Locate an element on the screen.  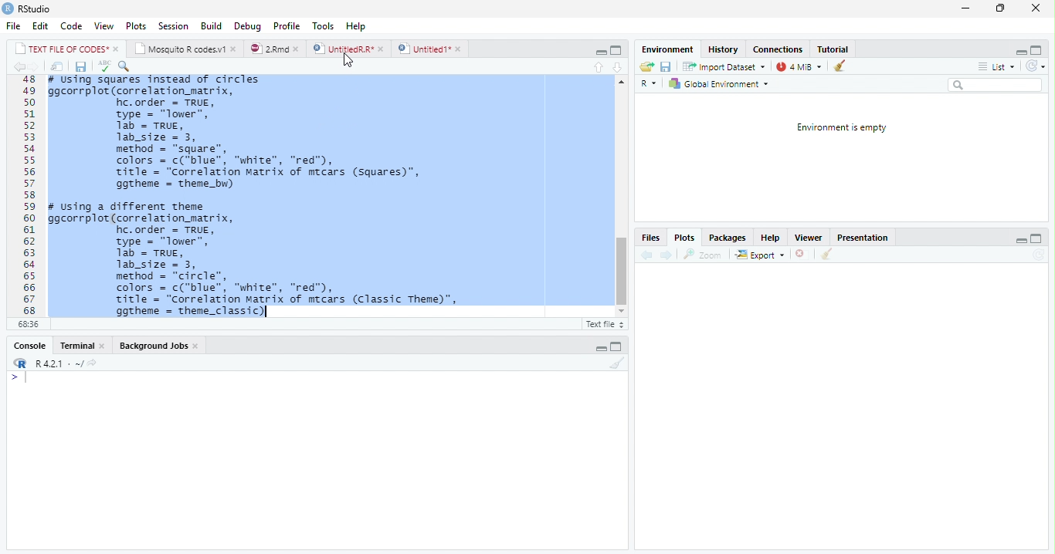
 History is located at coordinates (724, 51).